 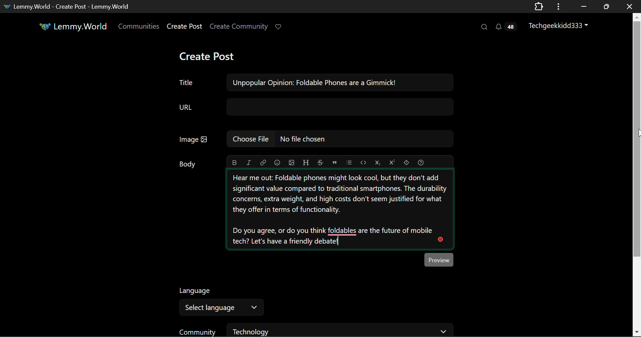 I want to click on list, so click(x=350, y=161).